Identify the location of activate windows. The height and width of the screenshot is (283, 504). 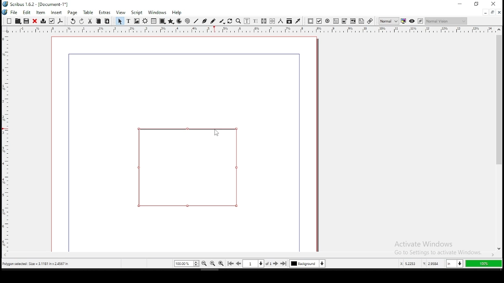
(432, 243).